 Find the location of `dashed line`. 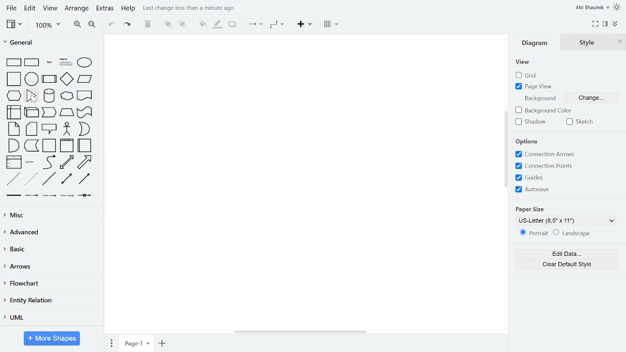

dashed line is located at coordinates (13, 179).